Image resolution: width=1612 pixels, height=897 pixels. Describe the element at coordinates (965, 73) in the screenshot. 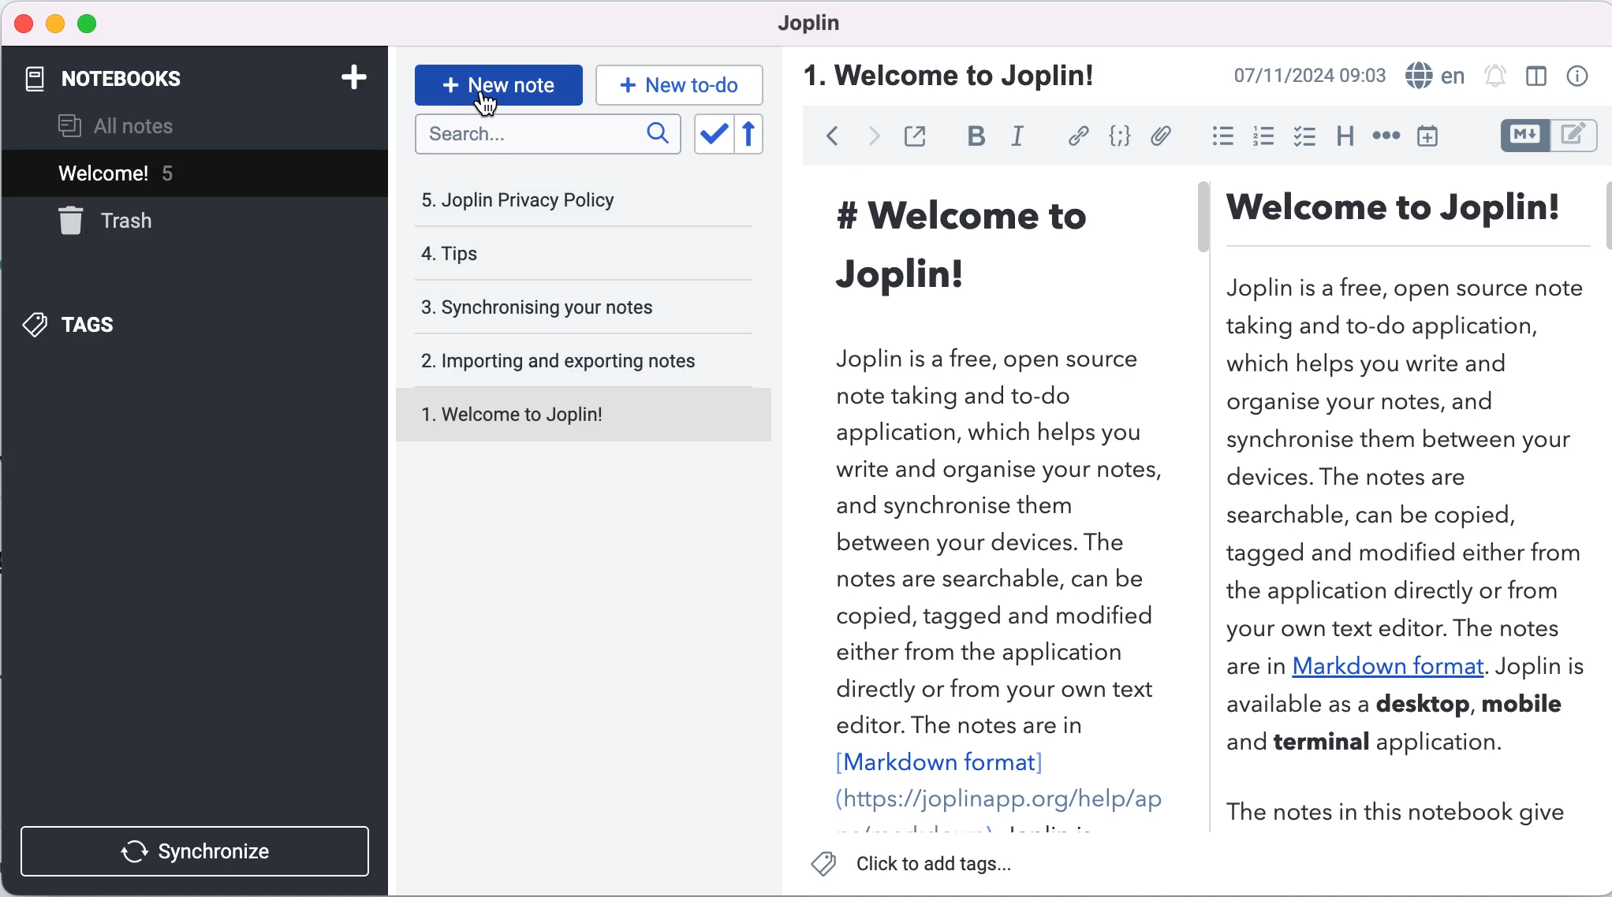

I see `welcome to joplin` at that location.